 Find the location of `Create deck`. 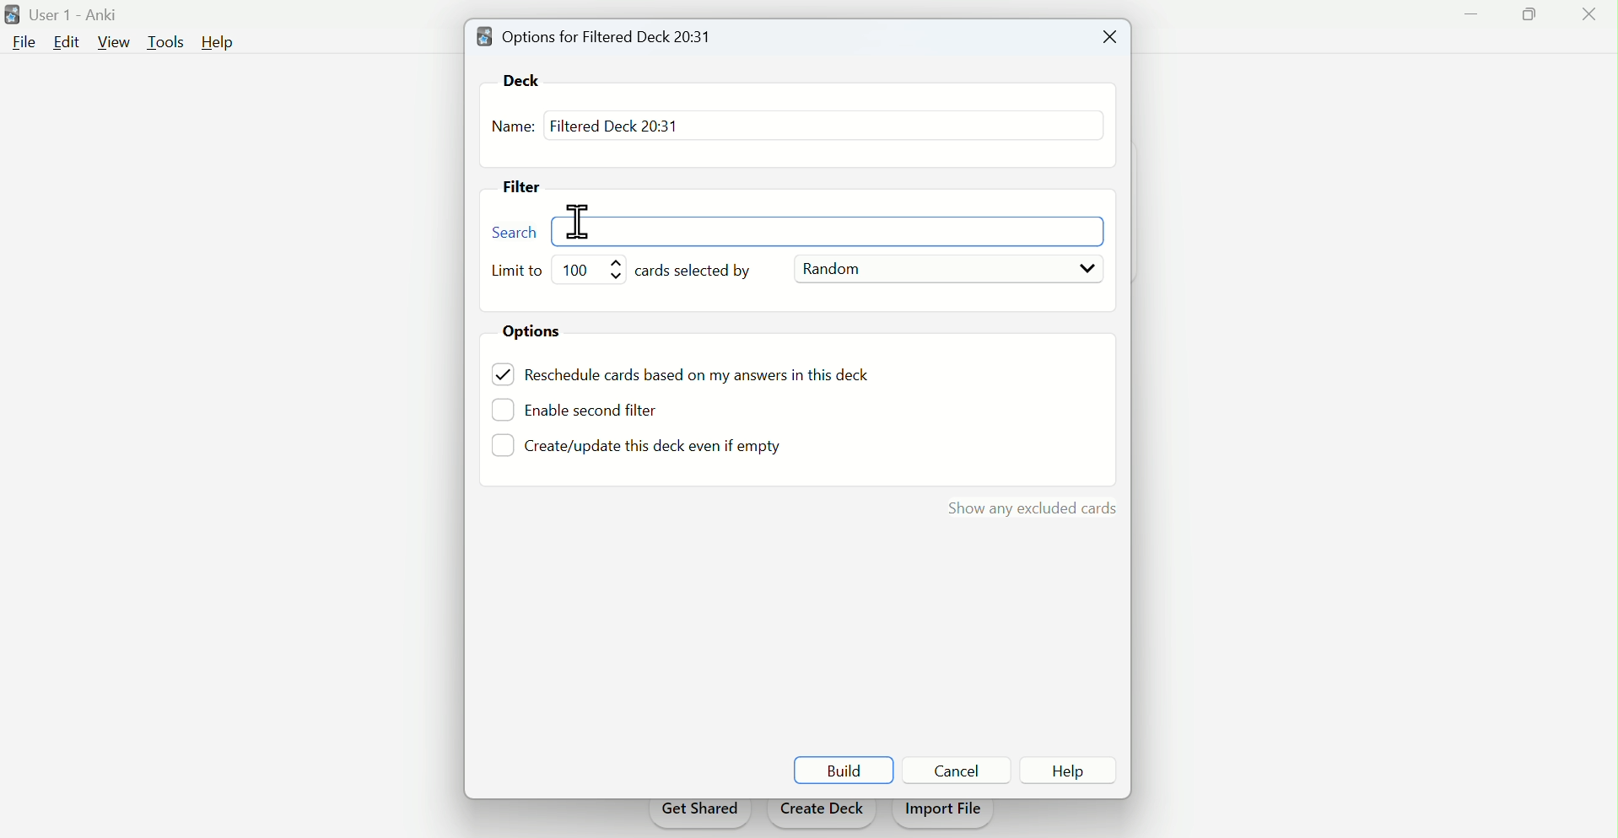

Create deck is located at coordinates (822, 814).